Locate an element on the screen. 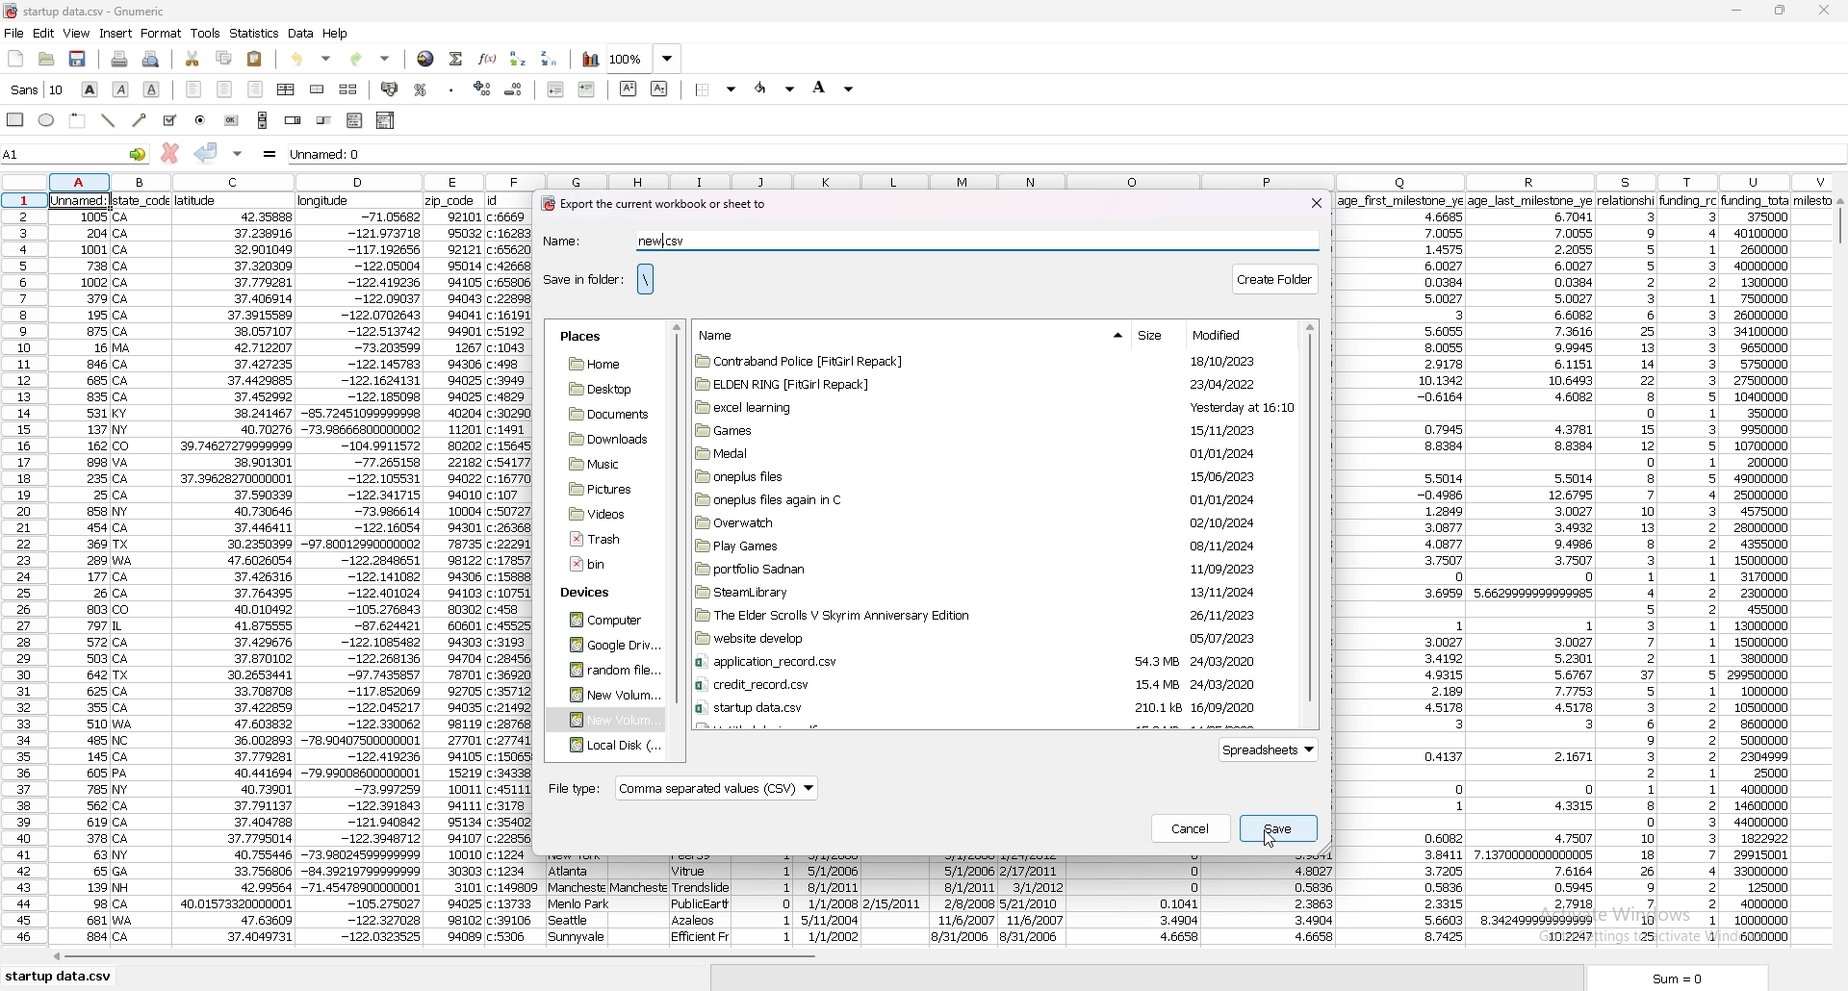 This screenshot has width=1848, height=991. hyperlink is located at coordinates (426, 58).